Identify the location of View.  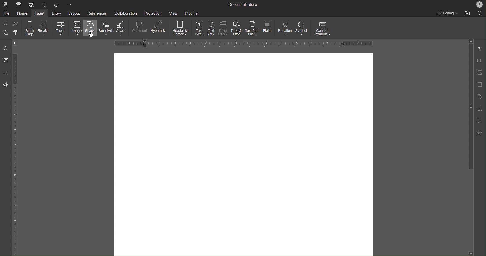
(175, 13).